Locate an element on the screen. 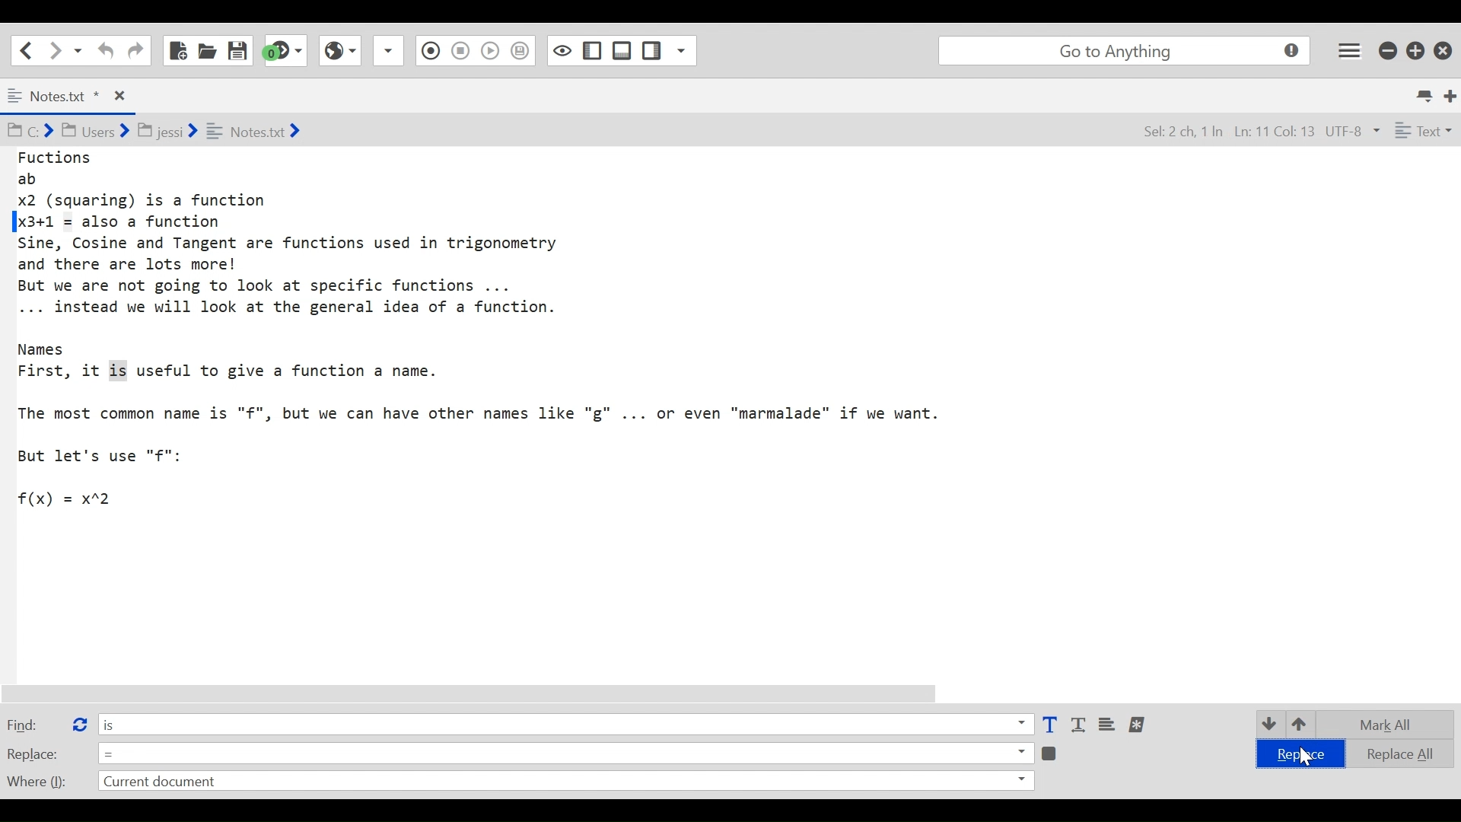  Recording Macro is located at coordinates (390, 50).